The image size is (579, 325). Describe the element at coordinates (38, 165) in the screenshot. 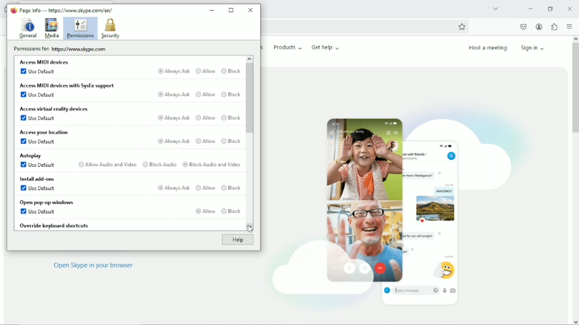

I see `Use default` at that location.